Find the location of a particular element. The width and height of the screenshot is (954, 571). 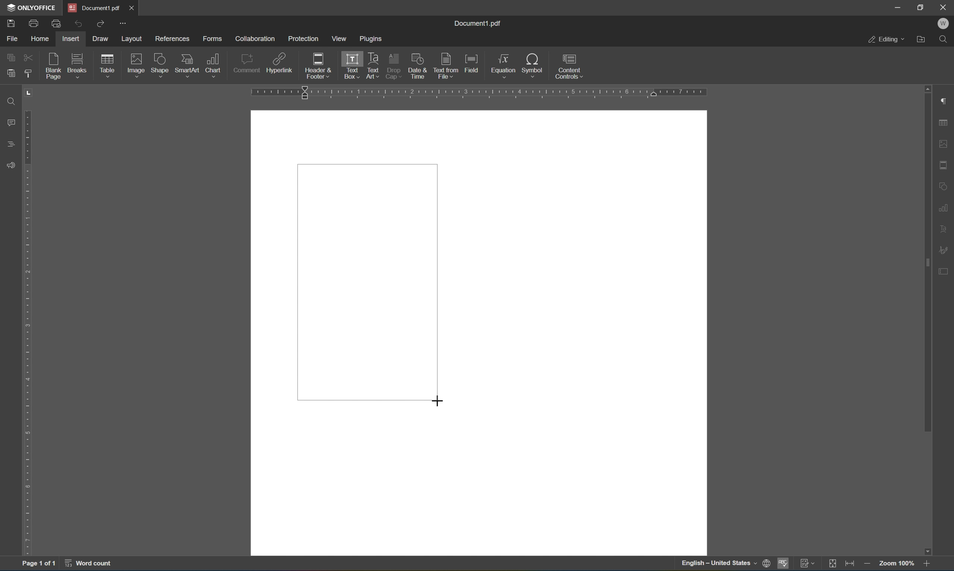

Open file location is located at coordinates (922, 39).